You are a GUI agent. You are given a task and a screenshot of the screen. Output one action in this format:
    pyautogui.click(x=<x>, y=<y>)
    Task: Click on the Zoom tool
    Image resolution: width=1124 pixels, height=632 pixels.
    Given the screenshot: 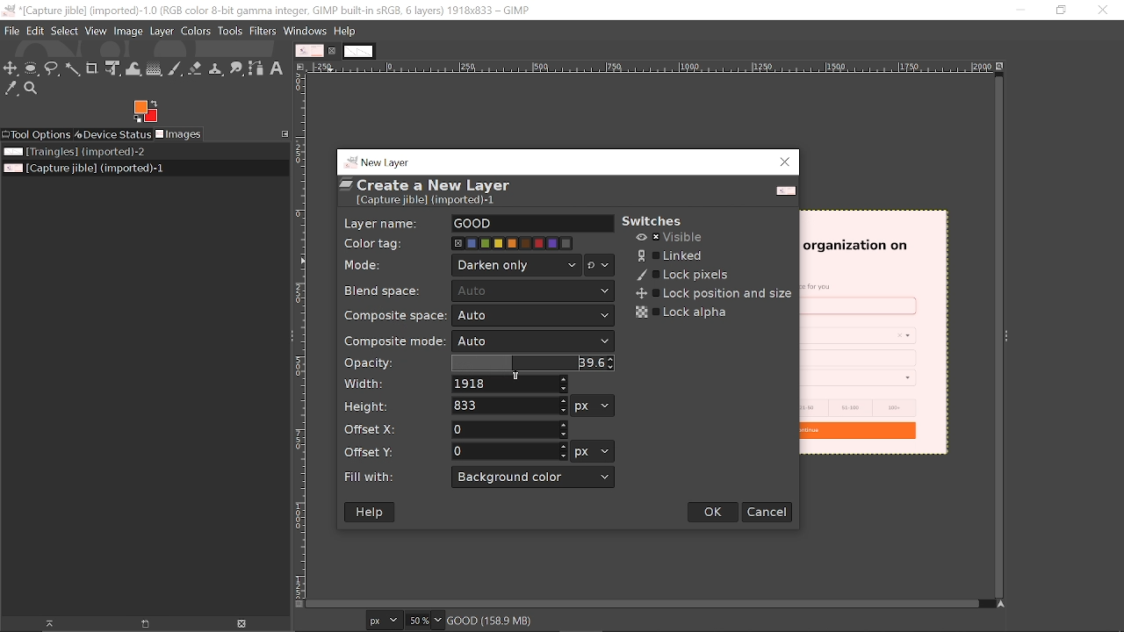 What is the action you would take?
    pyautogui.click(x=32, y=89)
    